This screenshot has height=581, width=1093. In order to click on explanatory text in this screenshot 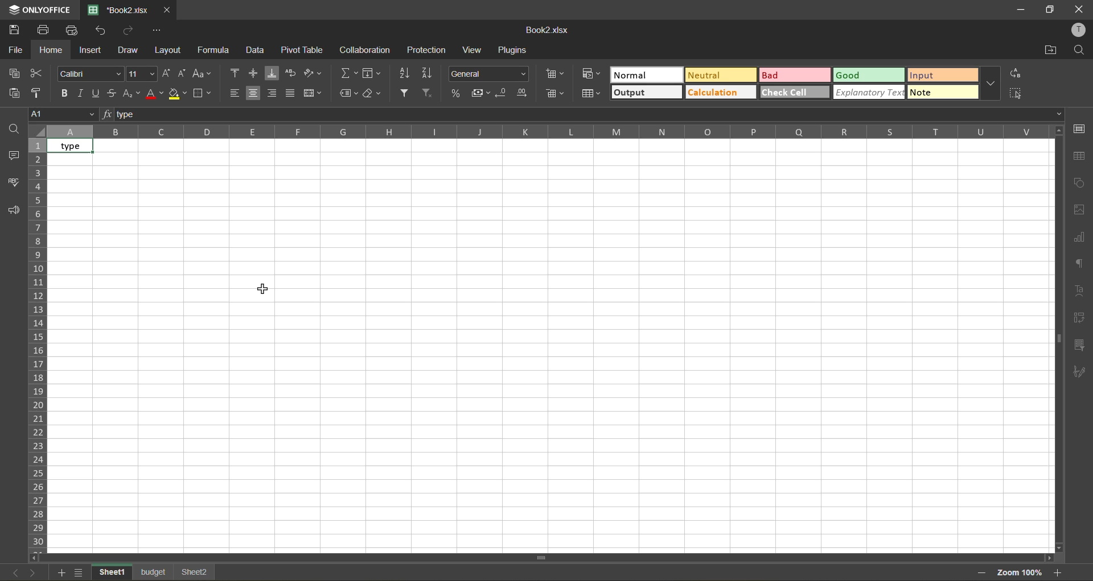, I will do `click(868, 93)`.